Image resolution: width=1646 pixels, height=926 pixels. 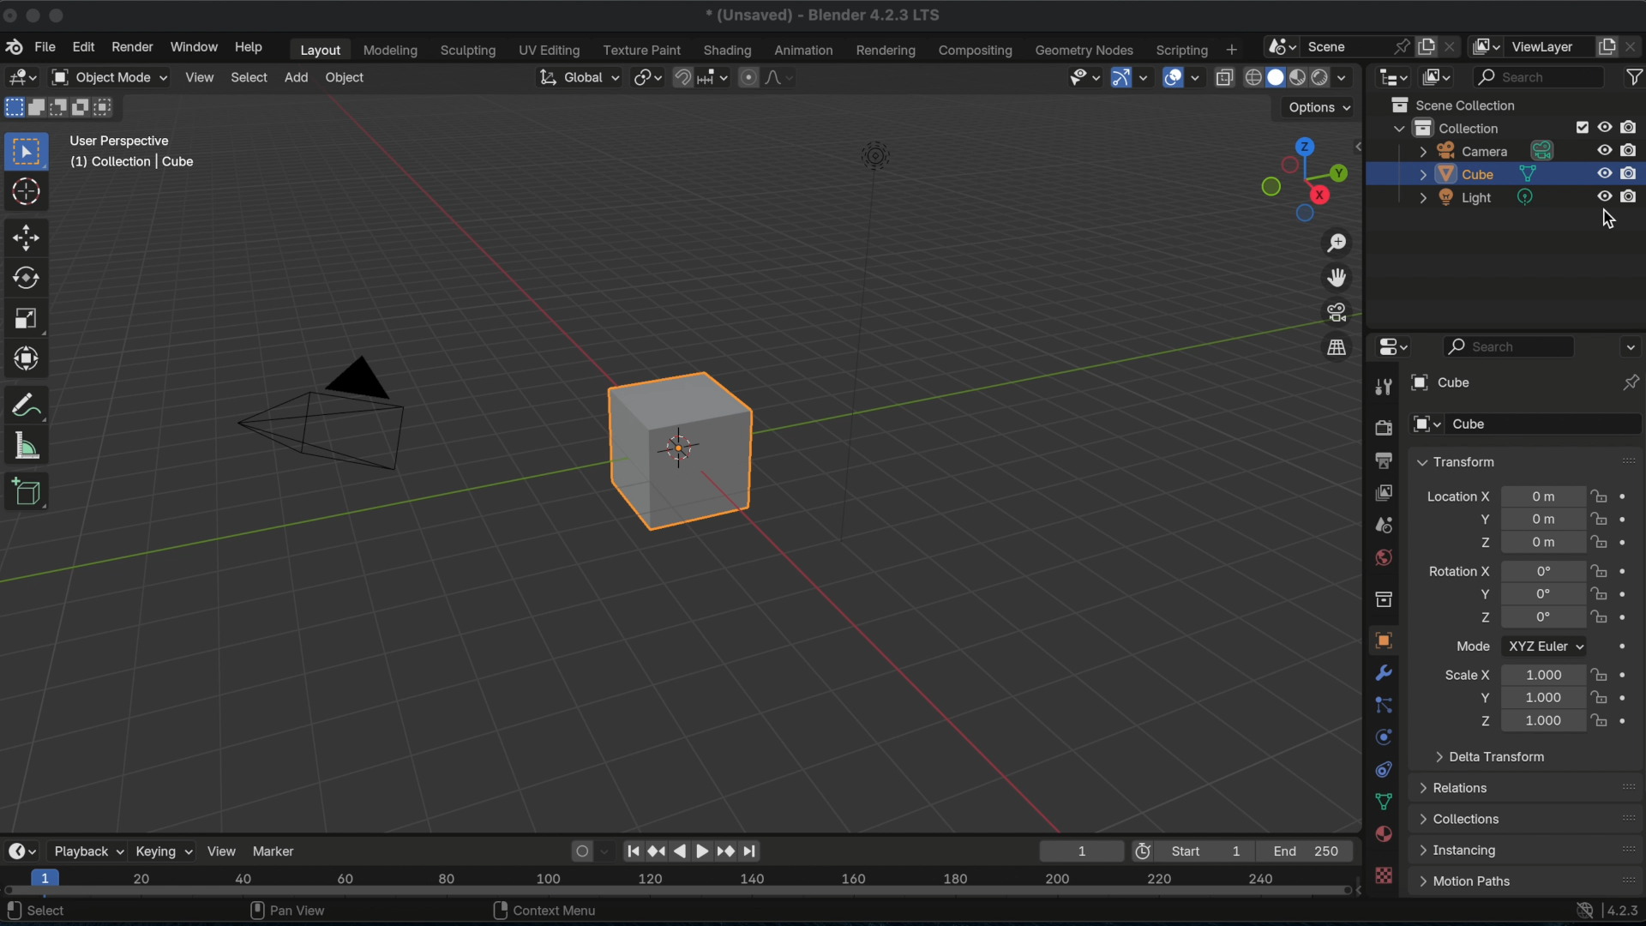 What do you see at coordinates (1381, 640) in the screenshot?
I see `object` at bounding box center [1381, 640].